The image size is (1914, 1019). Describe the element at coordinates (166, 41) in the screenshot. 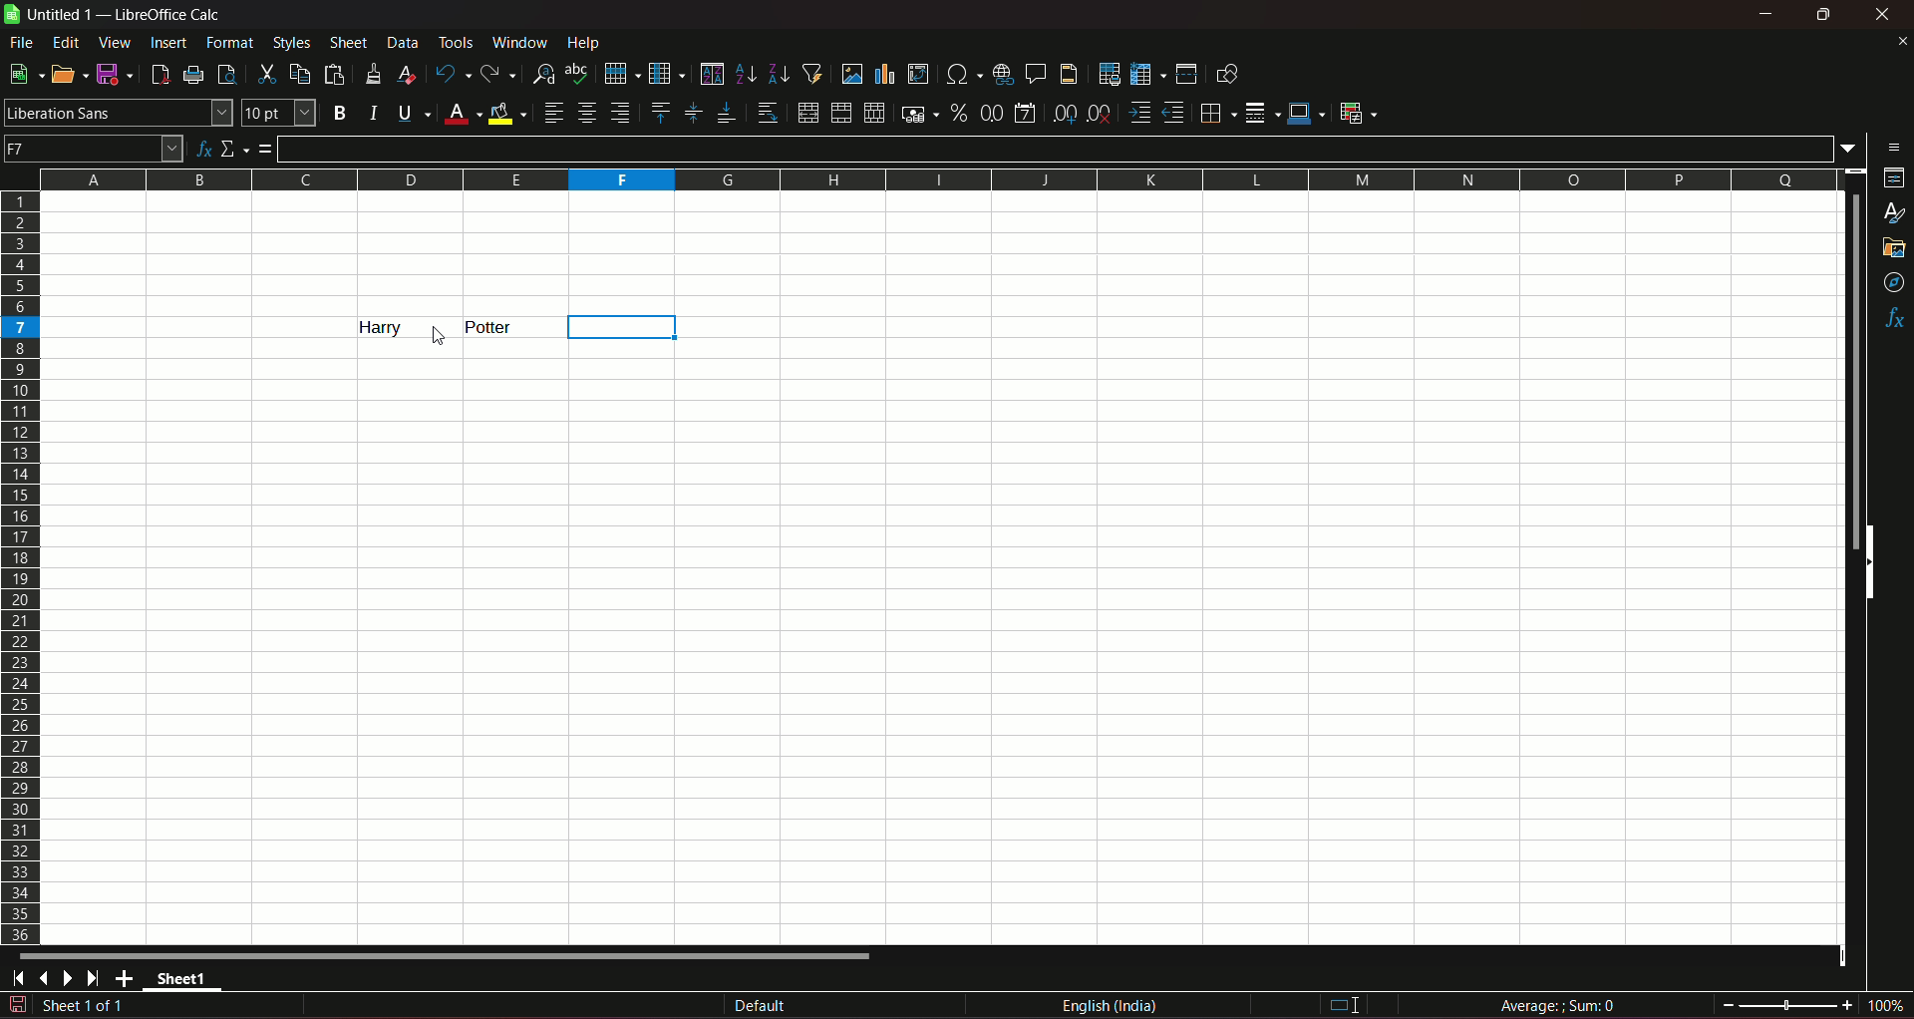

I see `insert` at that location.